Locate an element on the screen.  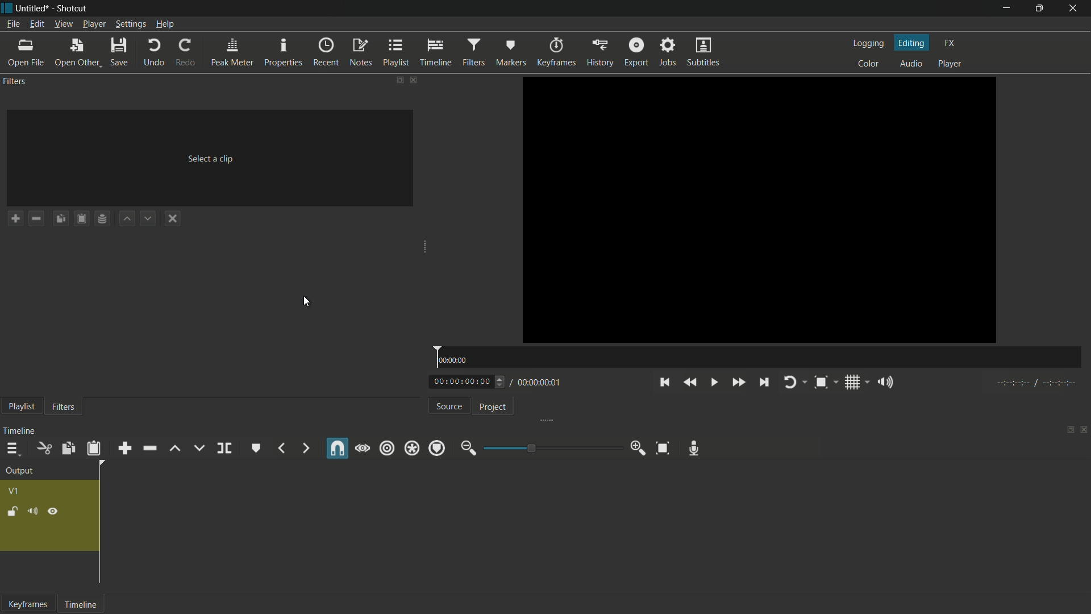
app name is located at coordinates (74, 9).